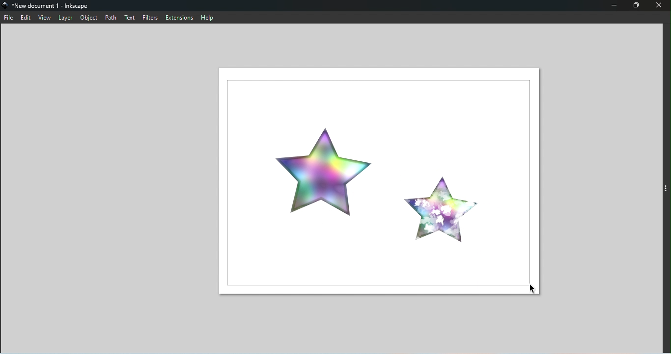 The image size is (671, 354). Describe the element at coordinates (8, 18) in the screenshot. I see `File` at that location.